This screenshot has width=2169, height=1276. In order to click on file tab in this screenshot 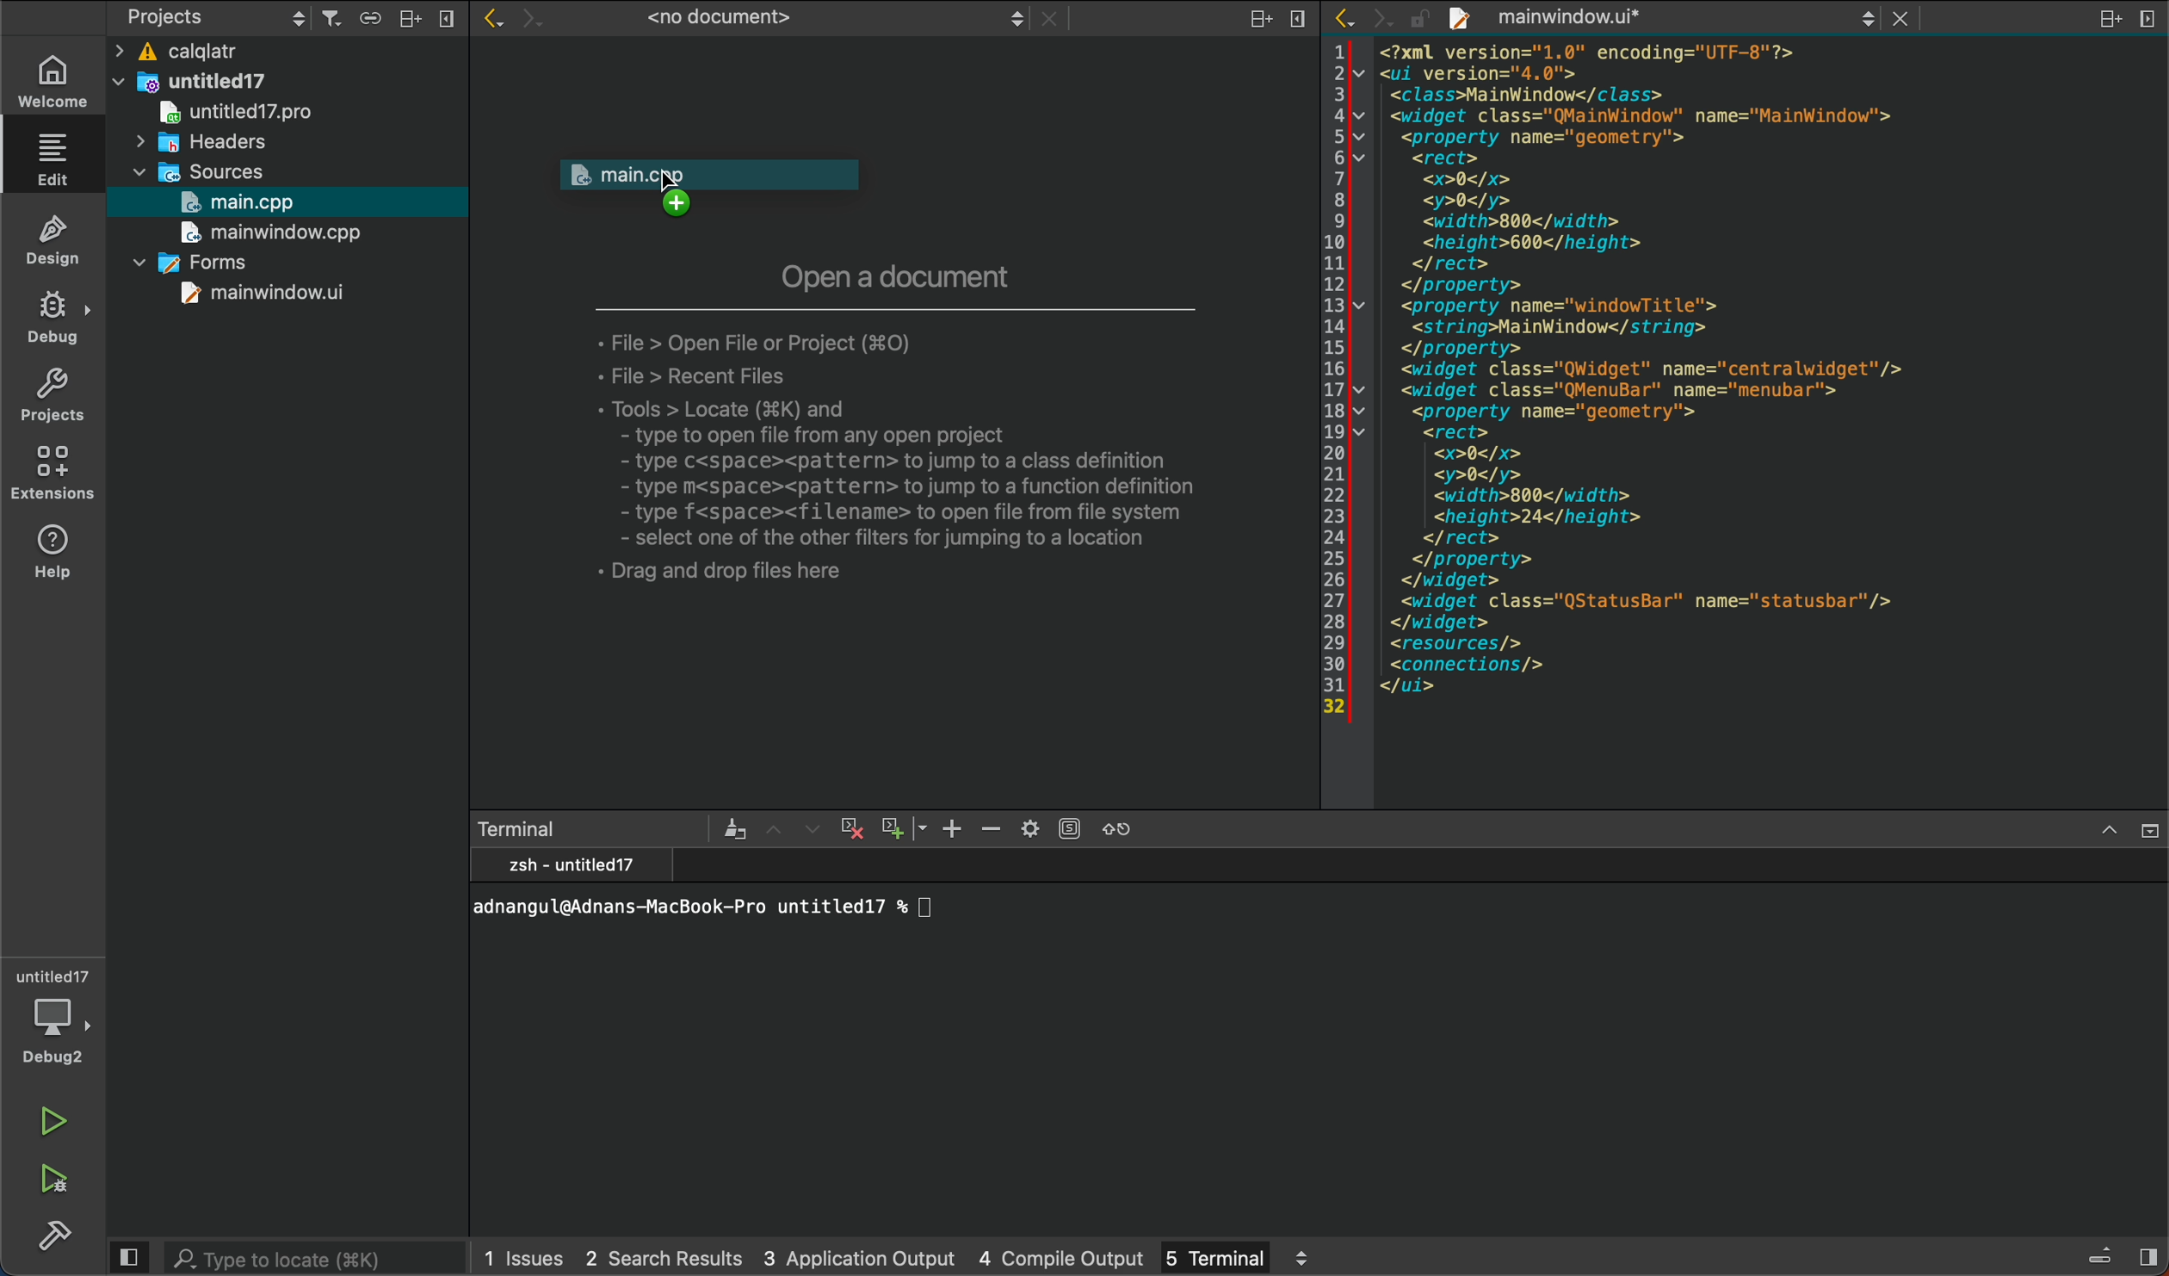, I will do `click(1668, 20)`.